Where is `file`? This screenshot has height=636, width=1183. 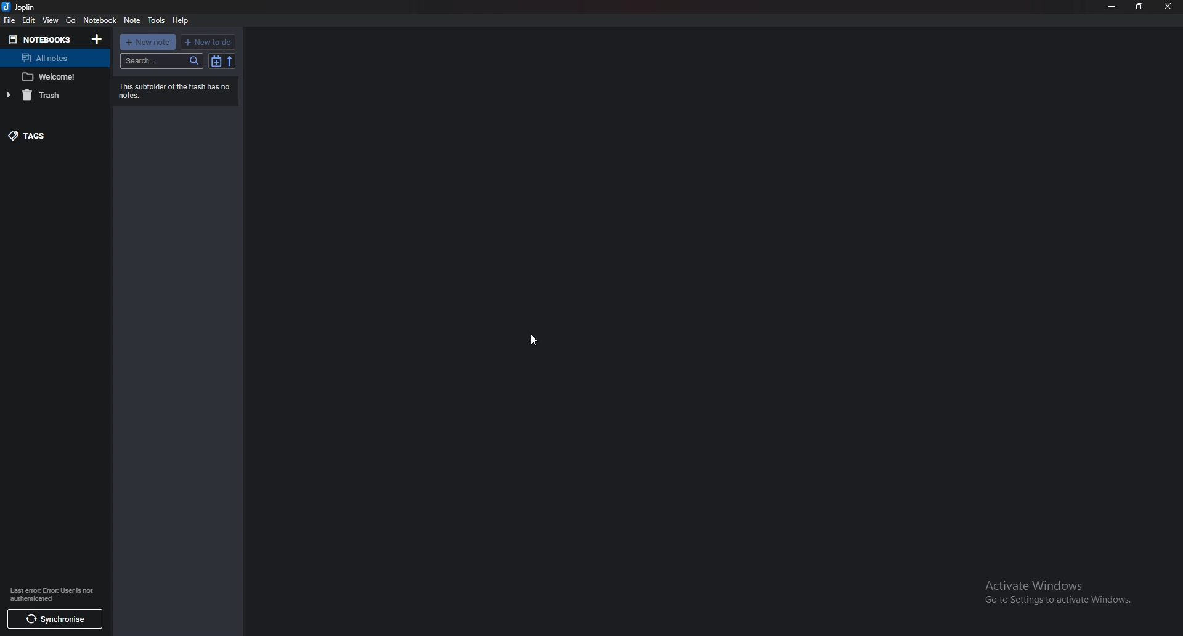
file is located at coordinates (9, 20).